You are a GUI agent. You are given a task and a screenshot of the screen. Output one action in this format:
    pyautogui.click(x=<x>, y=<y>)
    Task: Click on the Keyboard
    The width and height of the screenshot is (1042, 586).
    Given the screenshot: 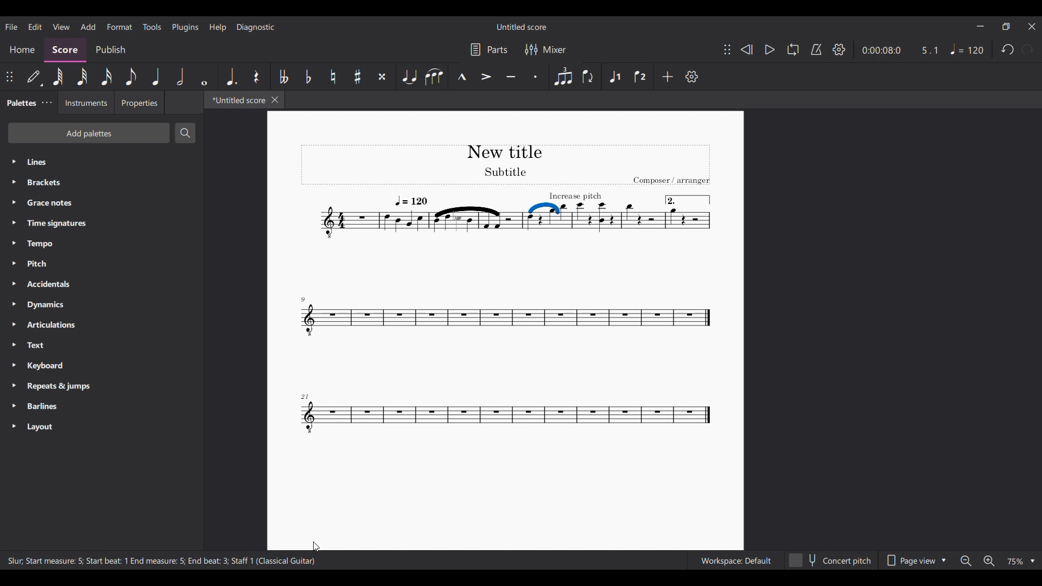 What is the action you would take?
    pyautogui.click(x=101, y=365)
    